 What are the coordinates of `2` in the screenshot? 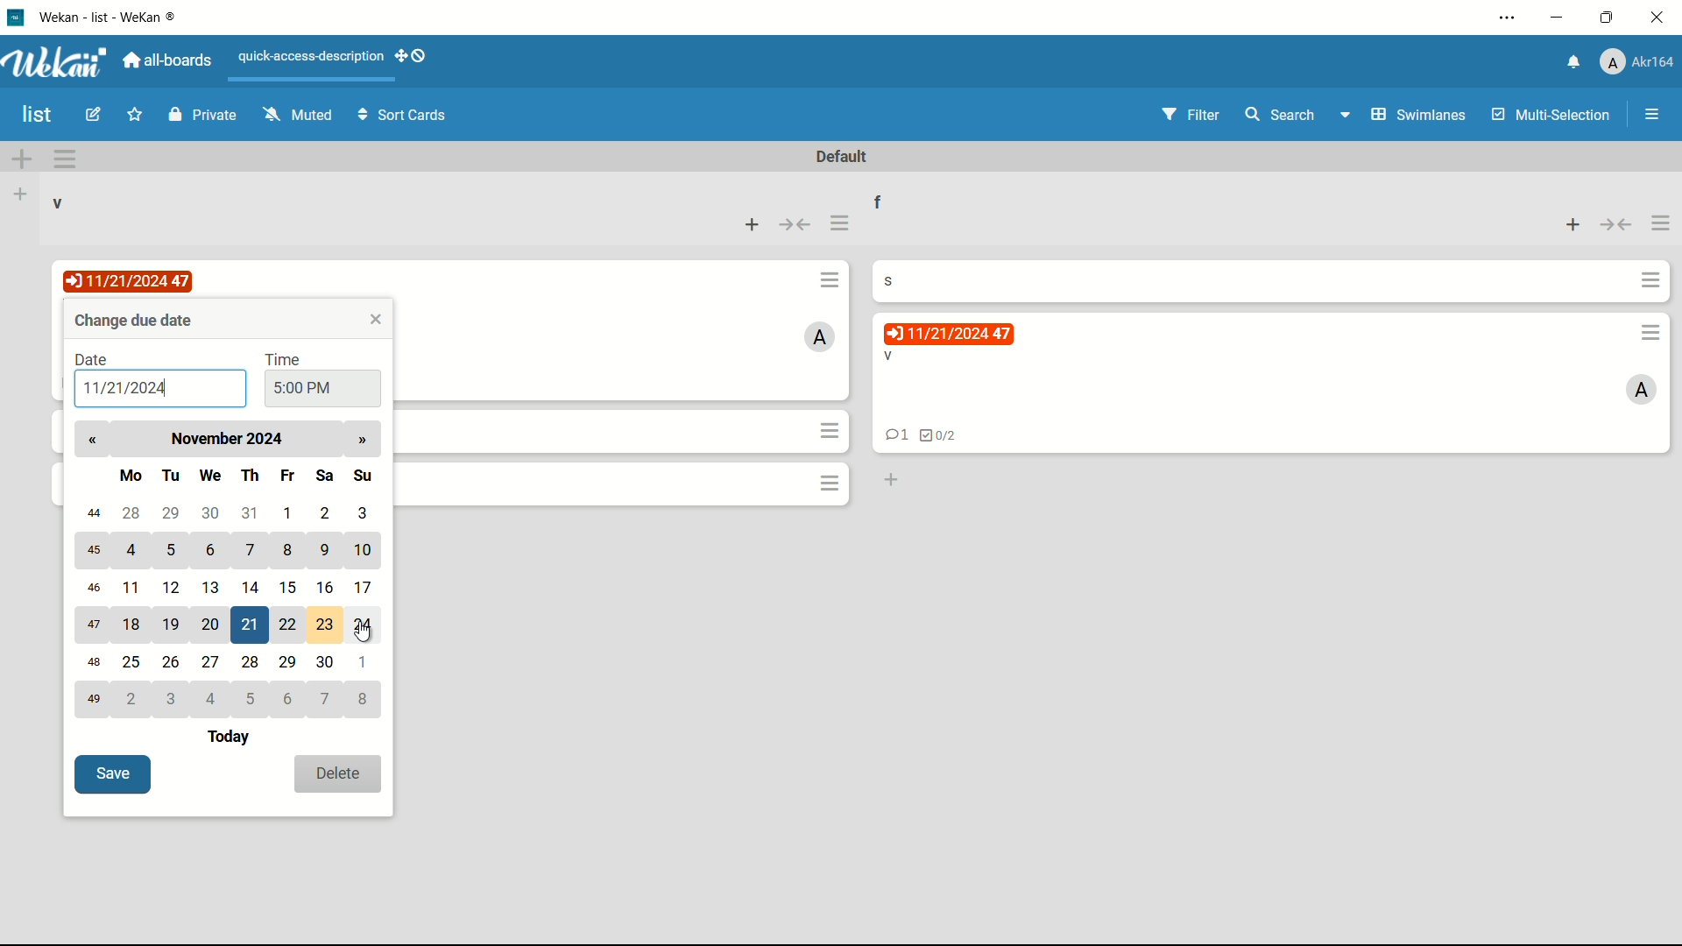 It's located at (326, 512).